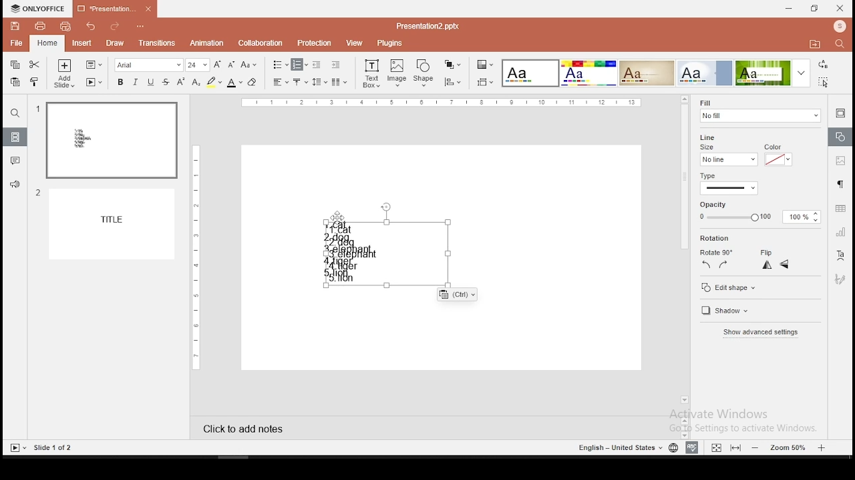 This screenshot has width=855, height=480. Describe the element at coordinates (727, 159) in the screenshot. I see `line size` at that location.